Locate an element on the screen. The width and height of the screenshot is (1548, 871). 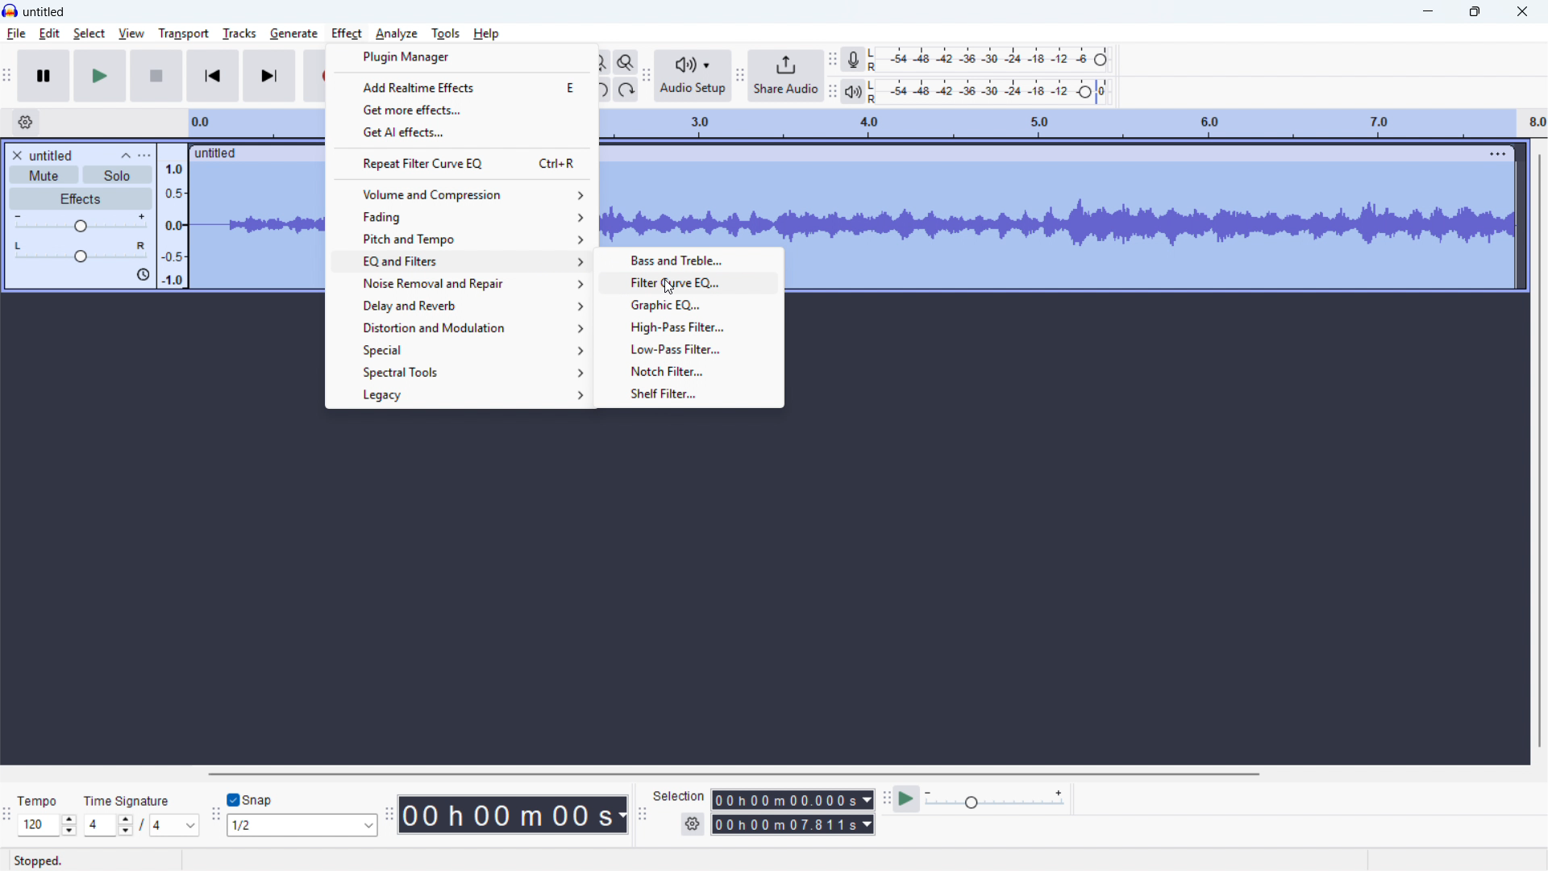
view is located at coordinates (131, 33).